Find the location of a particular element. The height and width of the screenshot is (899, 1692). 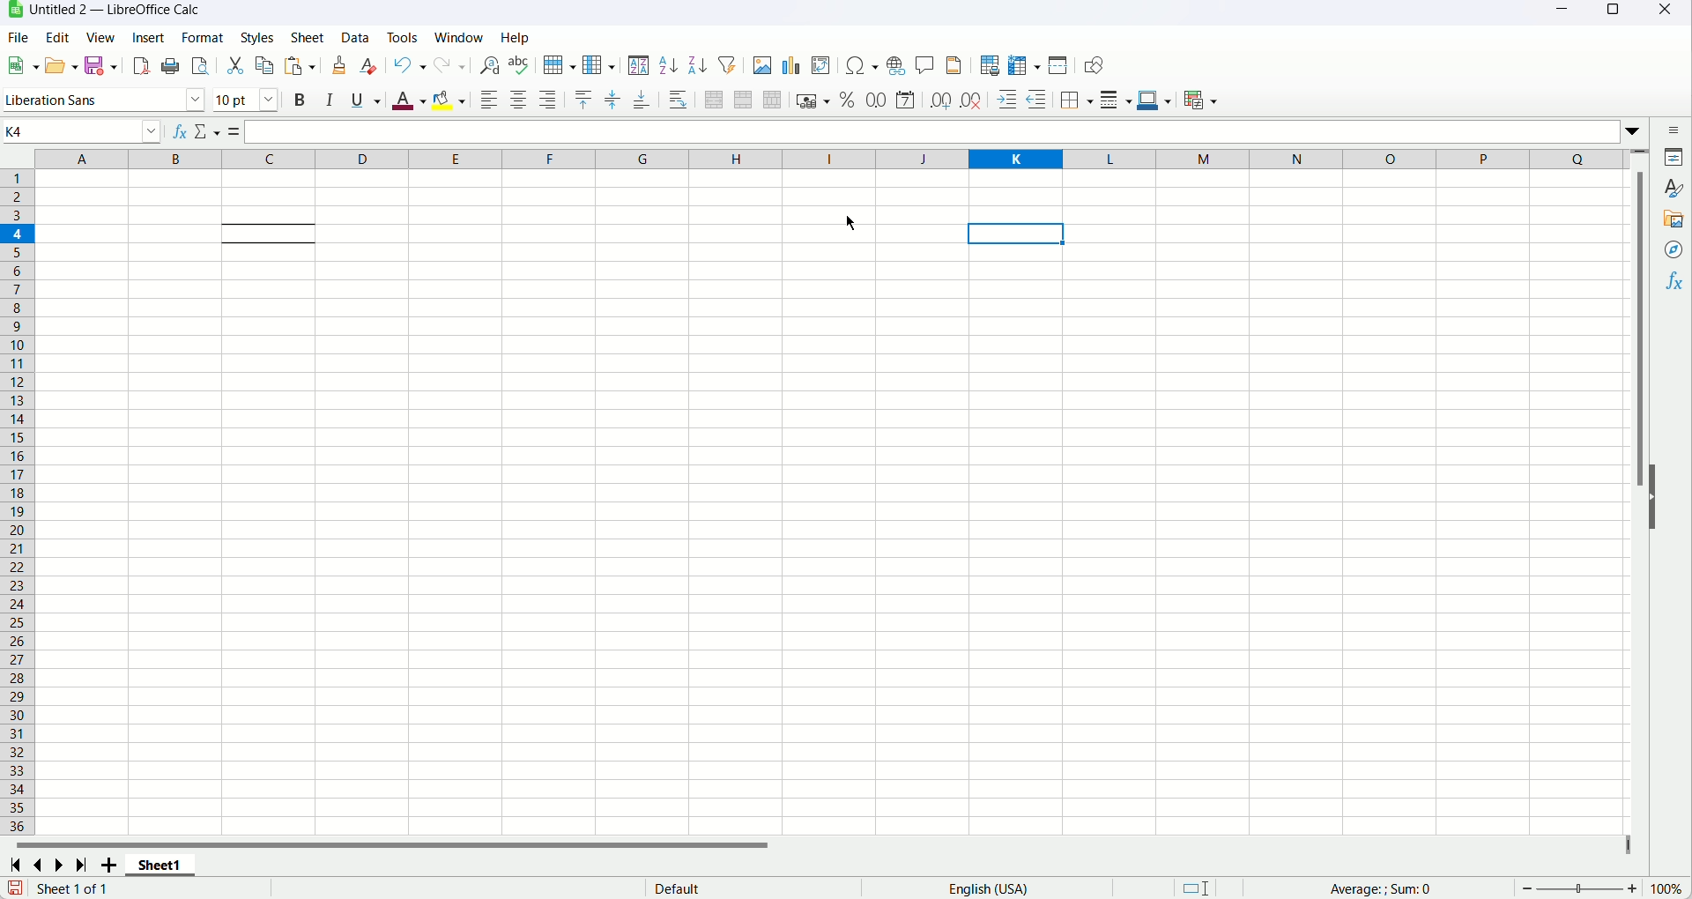

Column is located at coordinates (598, 65).